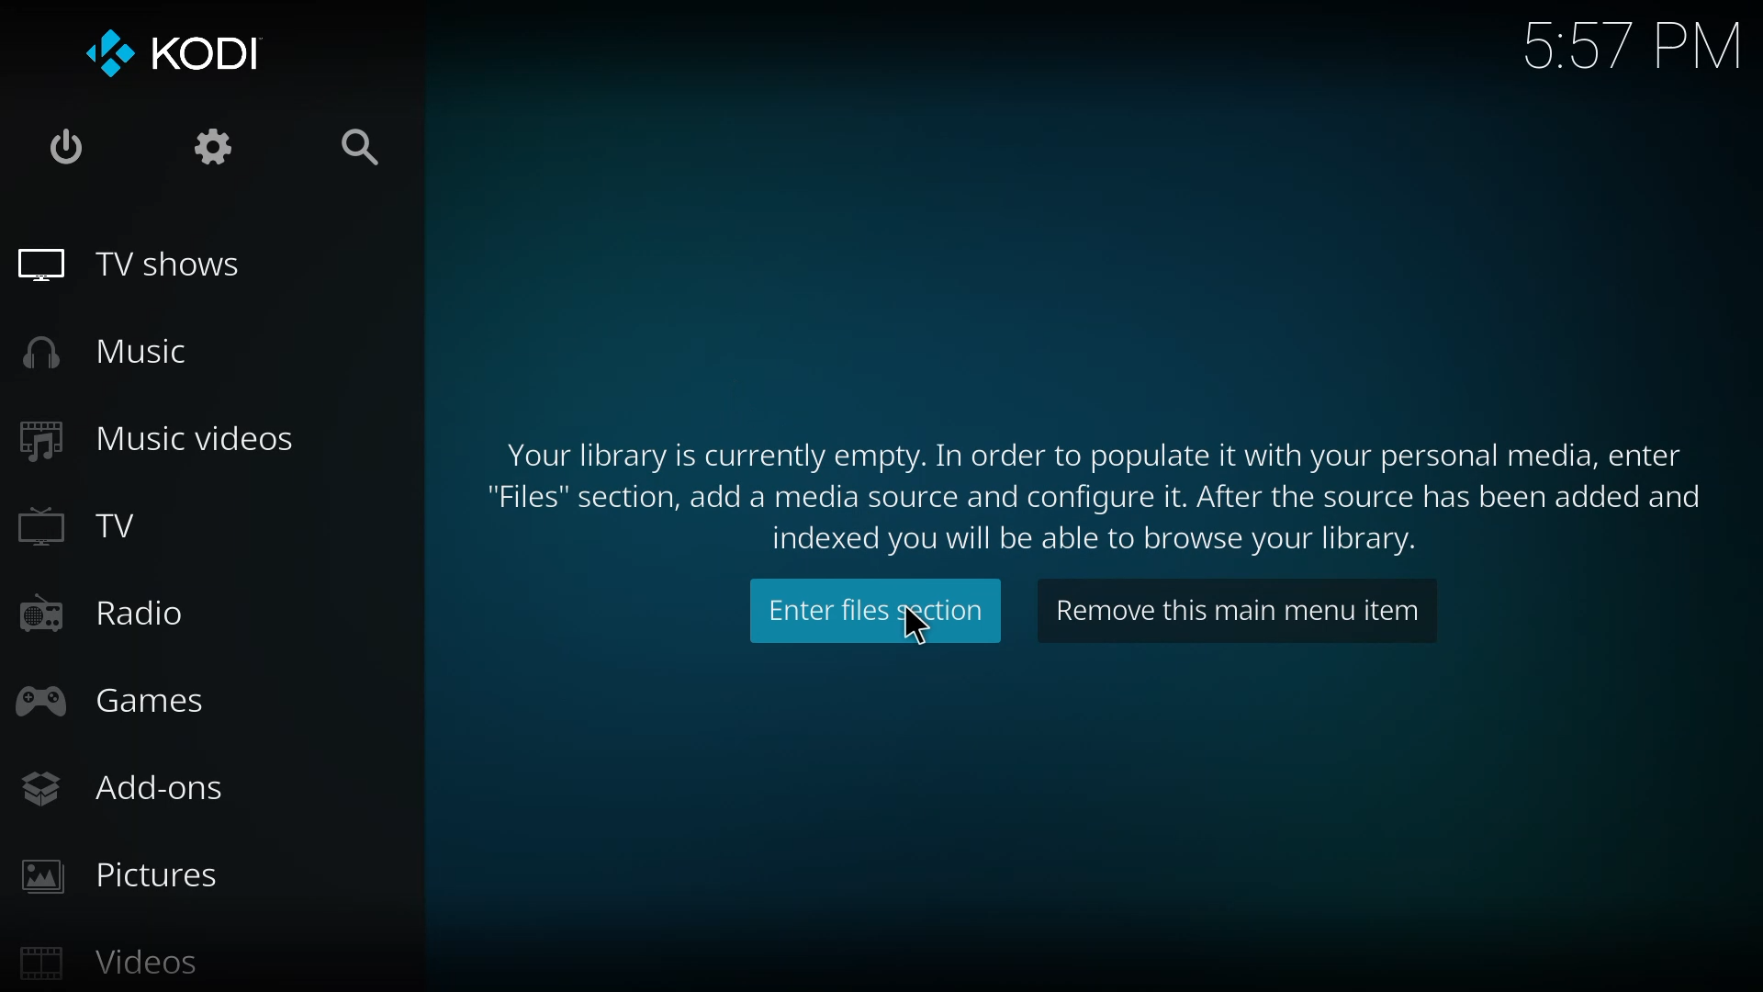 The width and height of the screenshot is (1763, 992). I want to click on remove, so click(1232, 610).